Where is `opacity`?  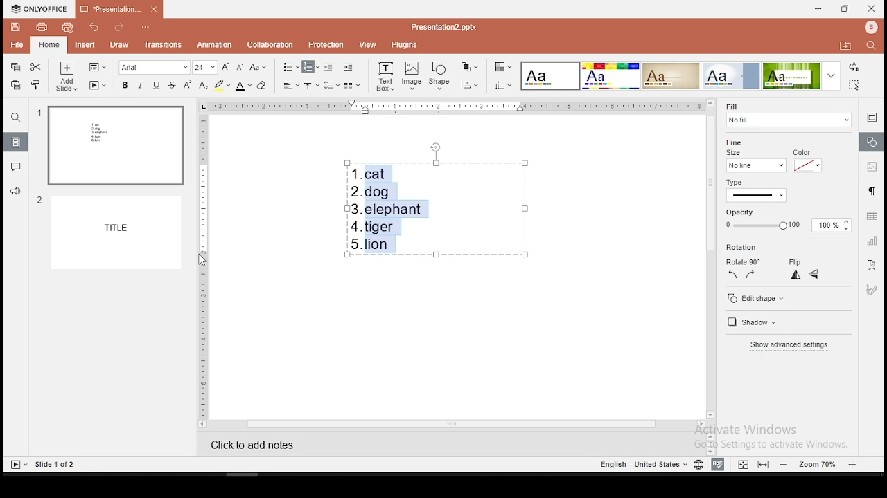
opacity is located at coordinates (788, 220).